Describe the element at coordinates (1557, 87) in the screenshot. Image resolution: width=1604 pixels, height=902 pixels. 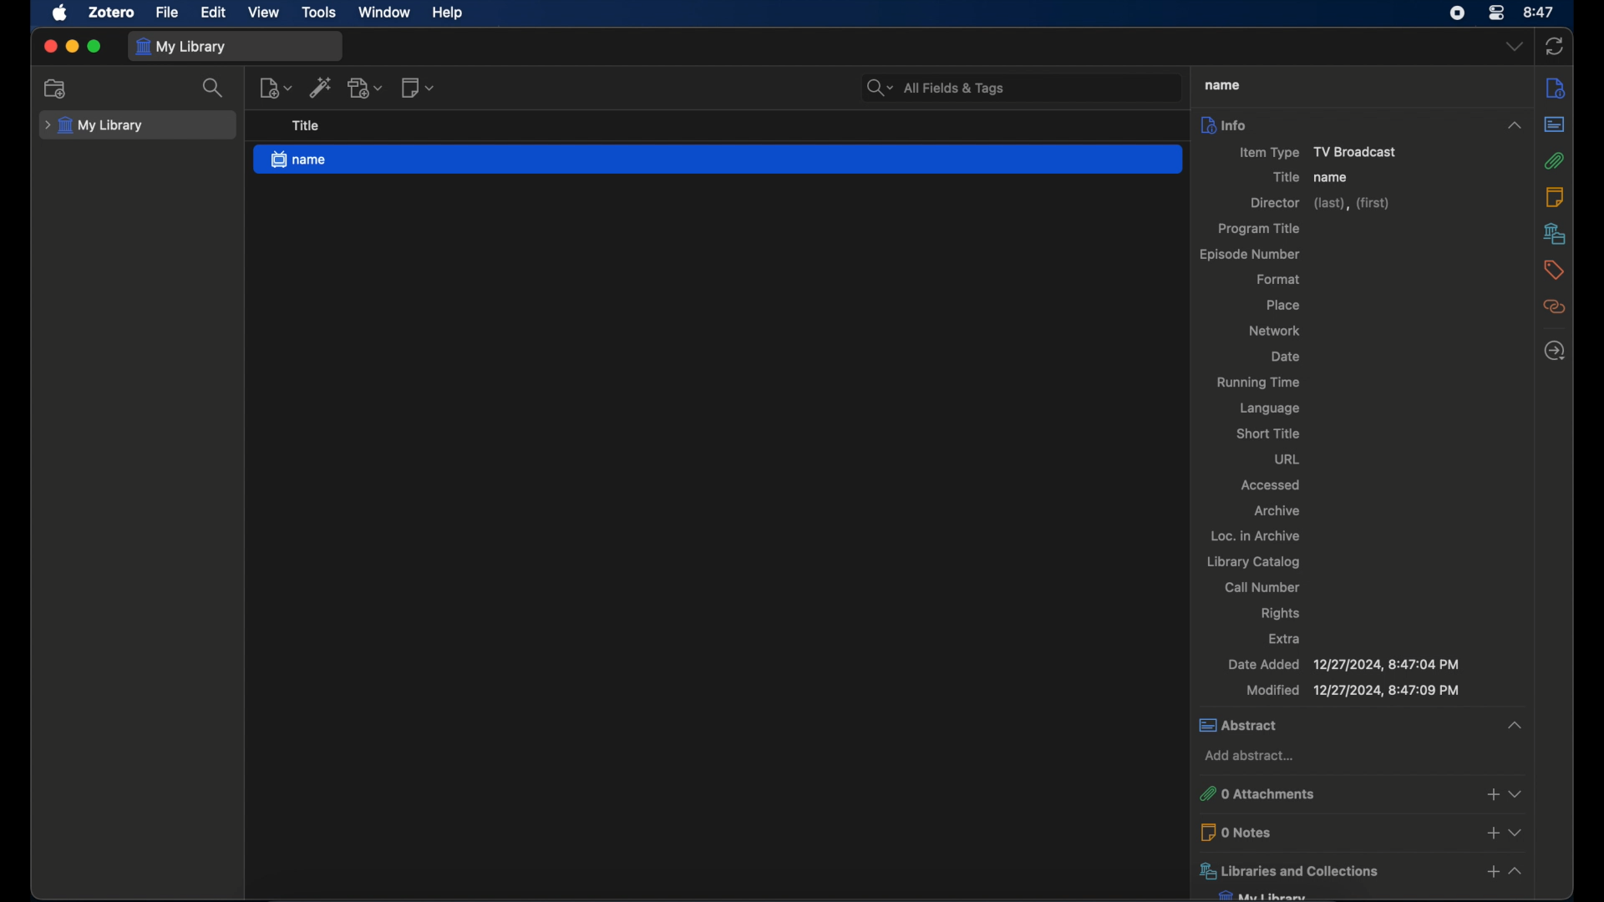
I see `info` at that location.